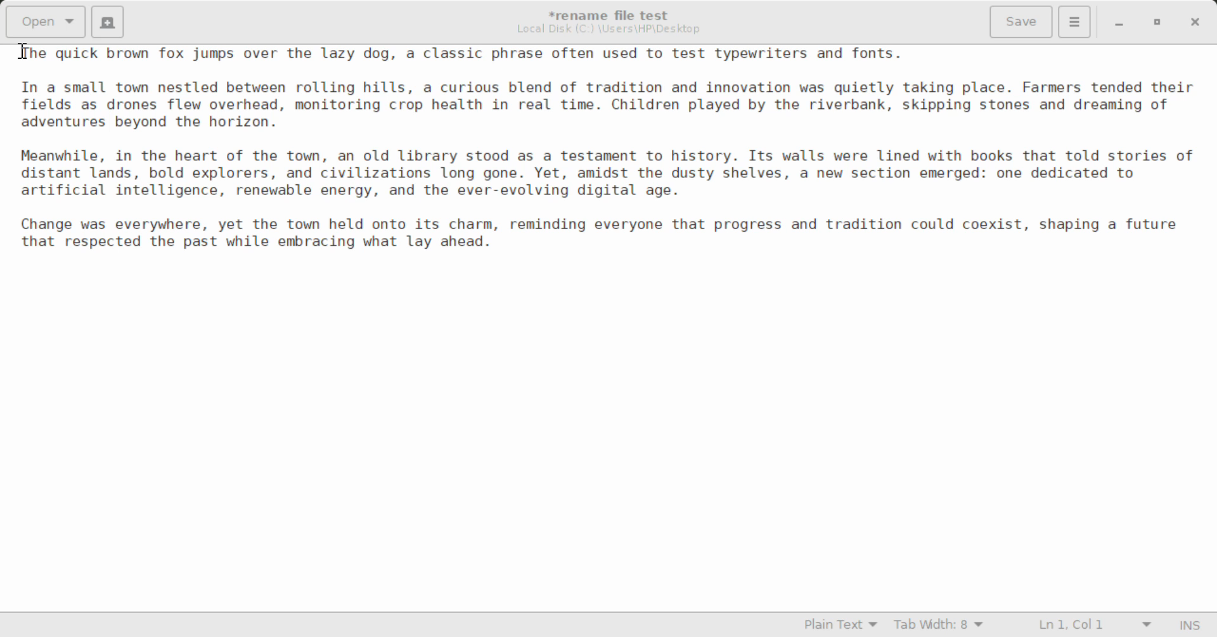 The width and height of the screenshot is (1217, 637). Describe the element at coordinates (1198, 23) in the screenshot. I see `Close Window` at that location.